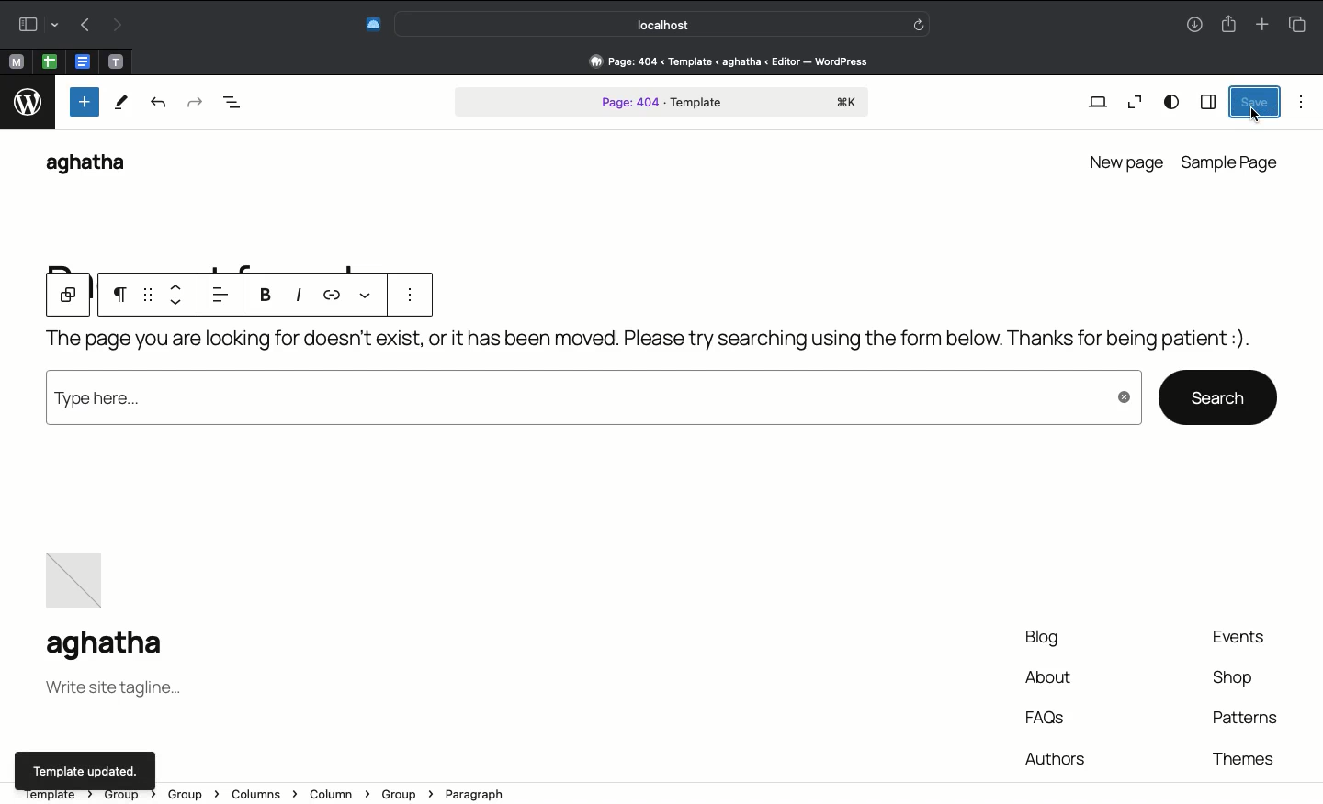  Describe the element at coordinates (123, 297) in the screenshot. I see `Paragraph` at that location.